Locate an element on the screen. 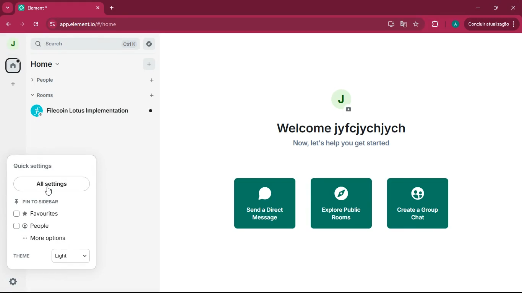 This screenshot has height=293, width=522. settings is located at coordinates (13, 282).